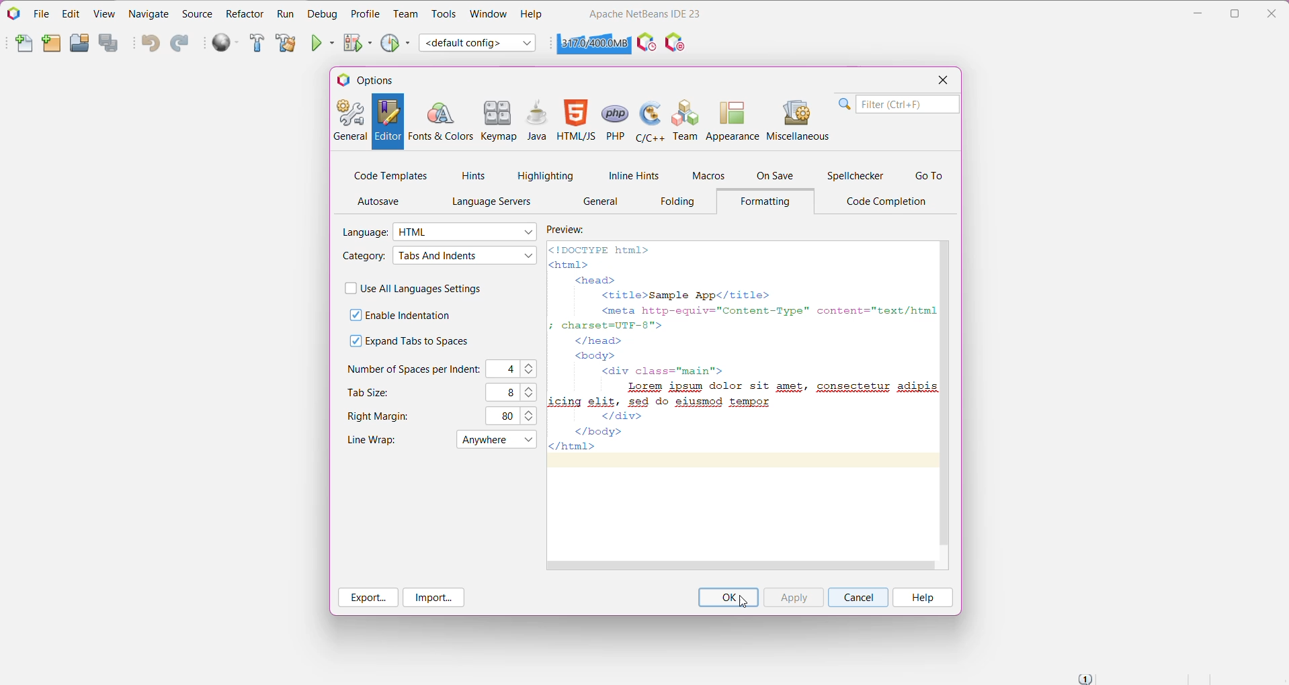 The image size is (1289, 685). I want to click on 80, so click(505, 416).